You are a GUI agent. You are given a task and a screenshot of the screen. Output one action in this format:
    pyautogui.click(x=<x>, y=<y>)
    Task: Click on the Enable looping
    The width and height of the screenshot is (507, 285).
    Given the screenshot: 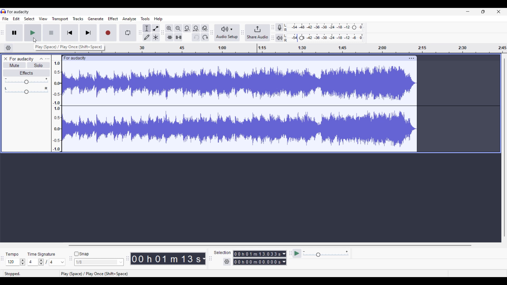 What is the action you would take?
    pyautogui.click(x=128, y=33)
    